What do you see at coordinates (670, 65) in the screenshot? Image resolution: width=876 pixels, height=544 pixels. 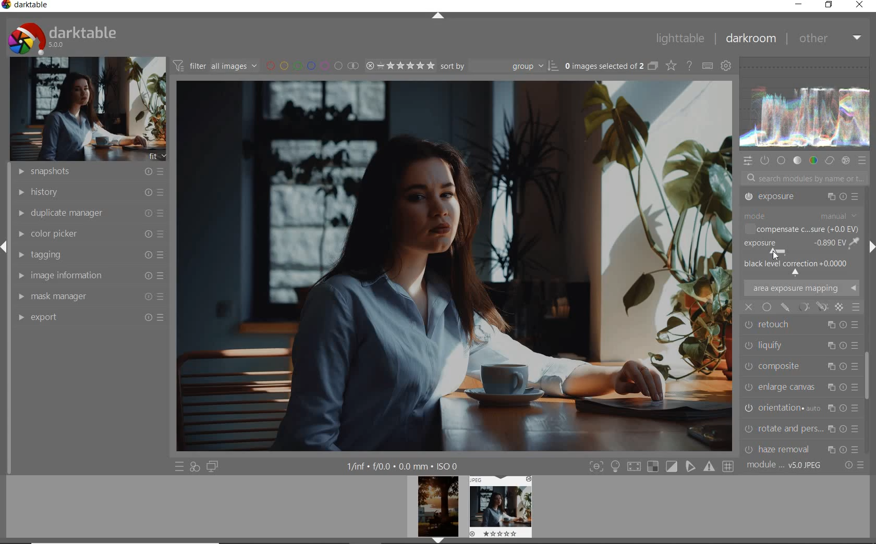 I see `CHANGE TYPE OF OVERRELAY` at bounding box center [670, 65].